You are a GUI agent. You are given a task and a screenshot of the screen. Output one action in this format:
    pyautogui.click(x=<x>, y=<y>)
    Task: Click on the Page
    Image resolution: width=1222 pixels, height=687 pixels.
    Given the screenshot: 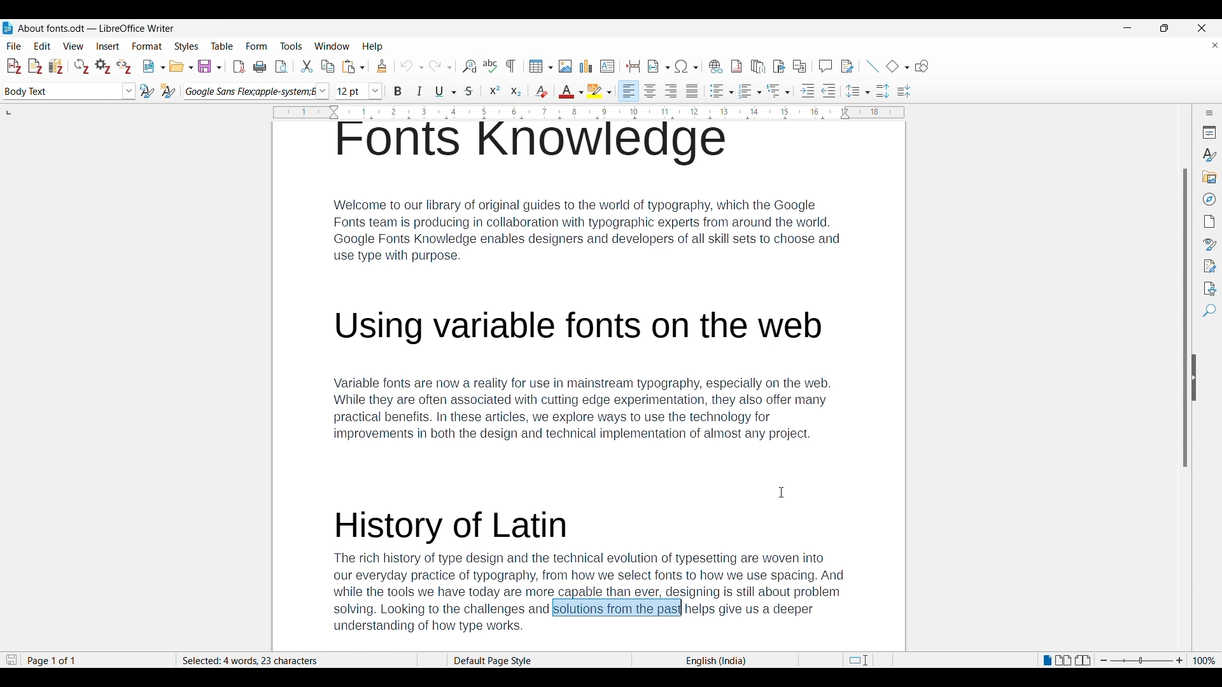 What is the action you would take?
    pyautogui.click(x=1209, y=221)
    